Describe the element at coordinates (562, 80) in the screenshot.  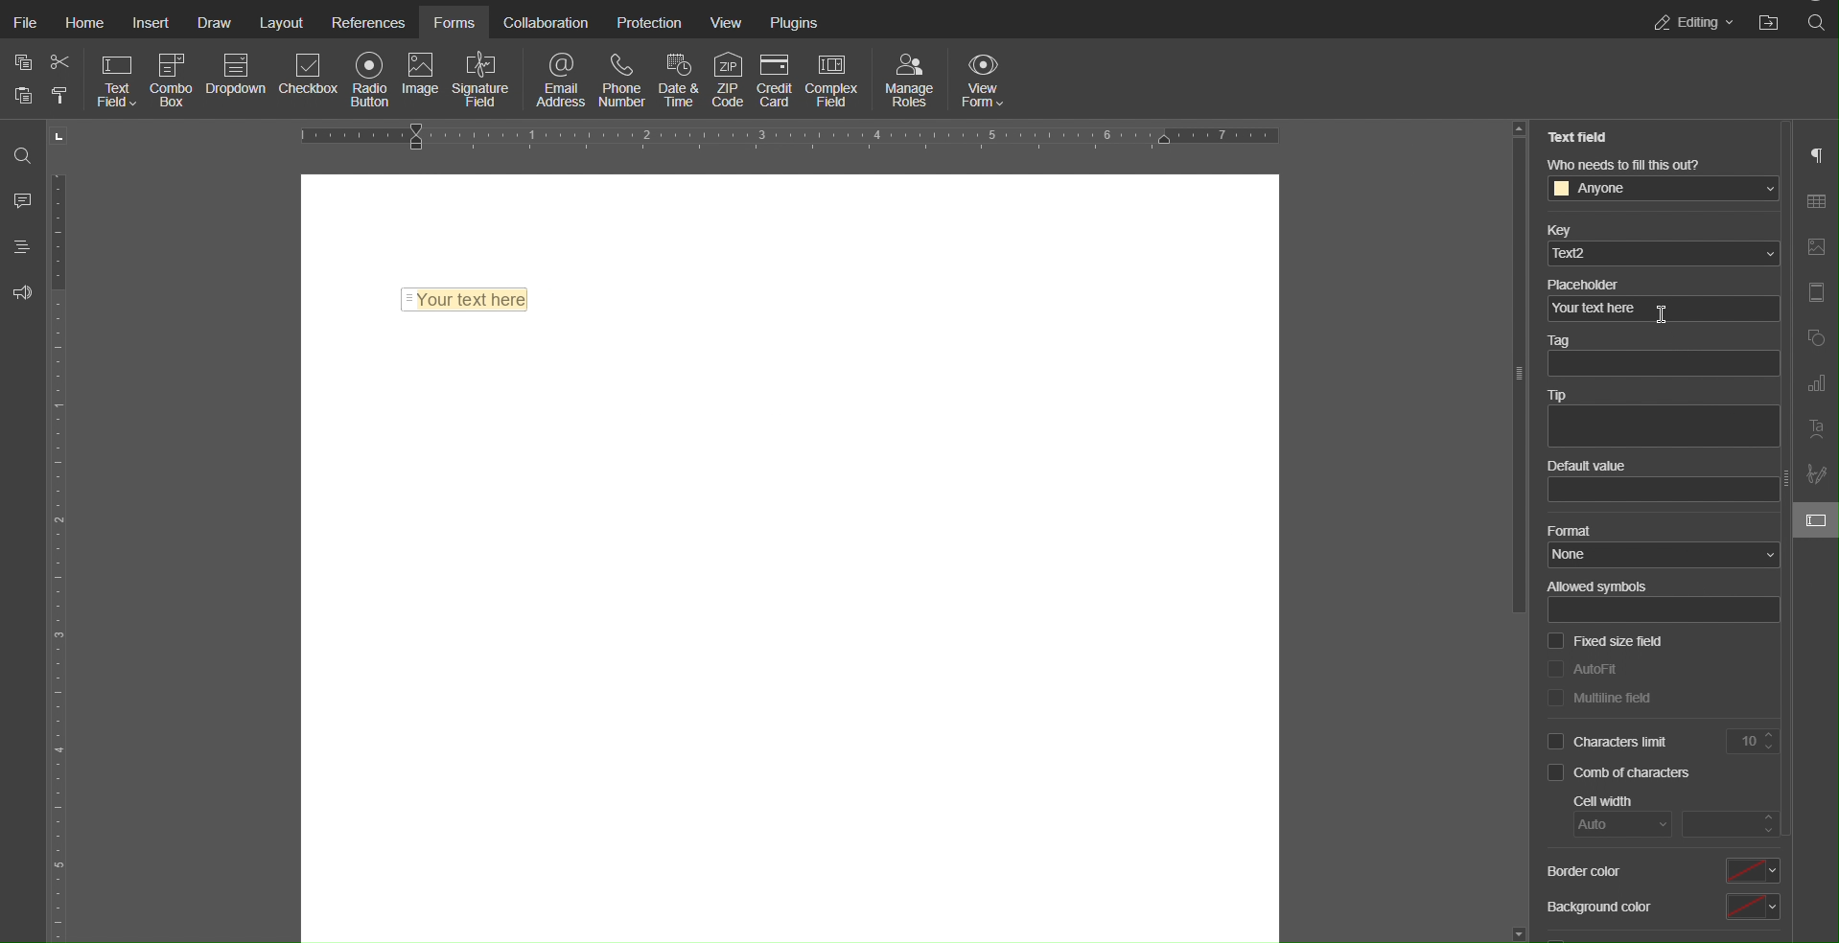
I see `Email Address` at that location.